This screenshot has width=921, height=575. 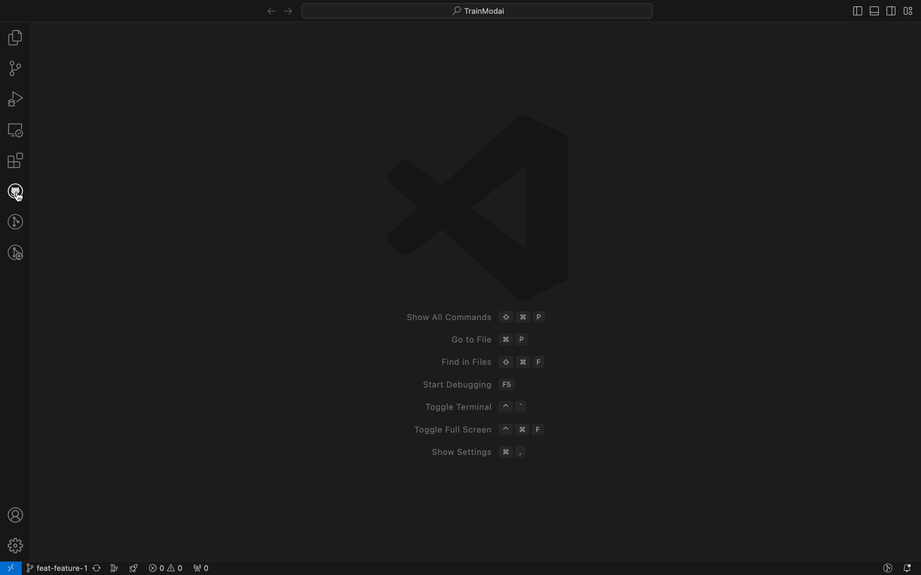 What do you see at coordinates (15, 98) in the screenshot?
I see `debugger` at bounding box center [15, 98].